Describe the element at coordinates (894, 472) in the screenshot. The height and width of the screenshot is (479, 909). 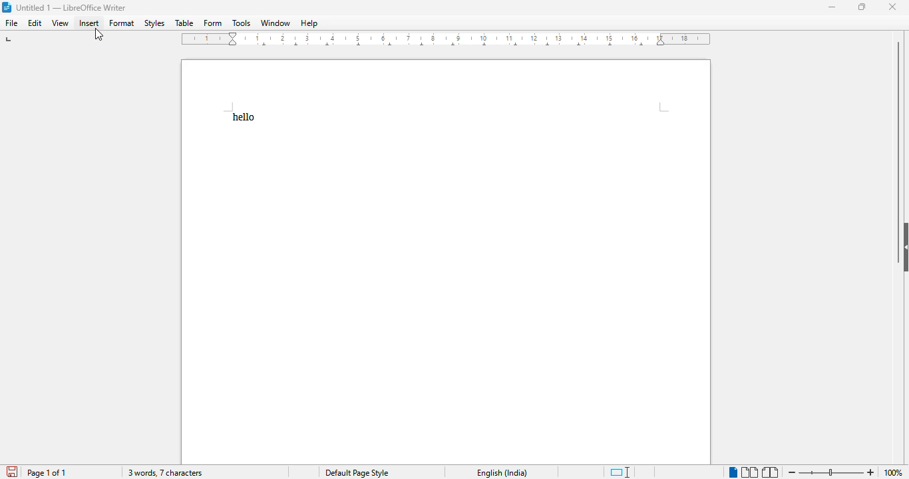
I see `zoom factor` at that location.